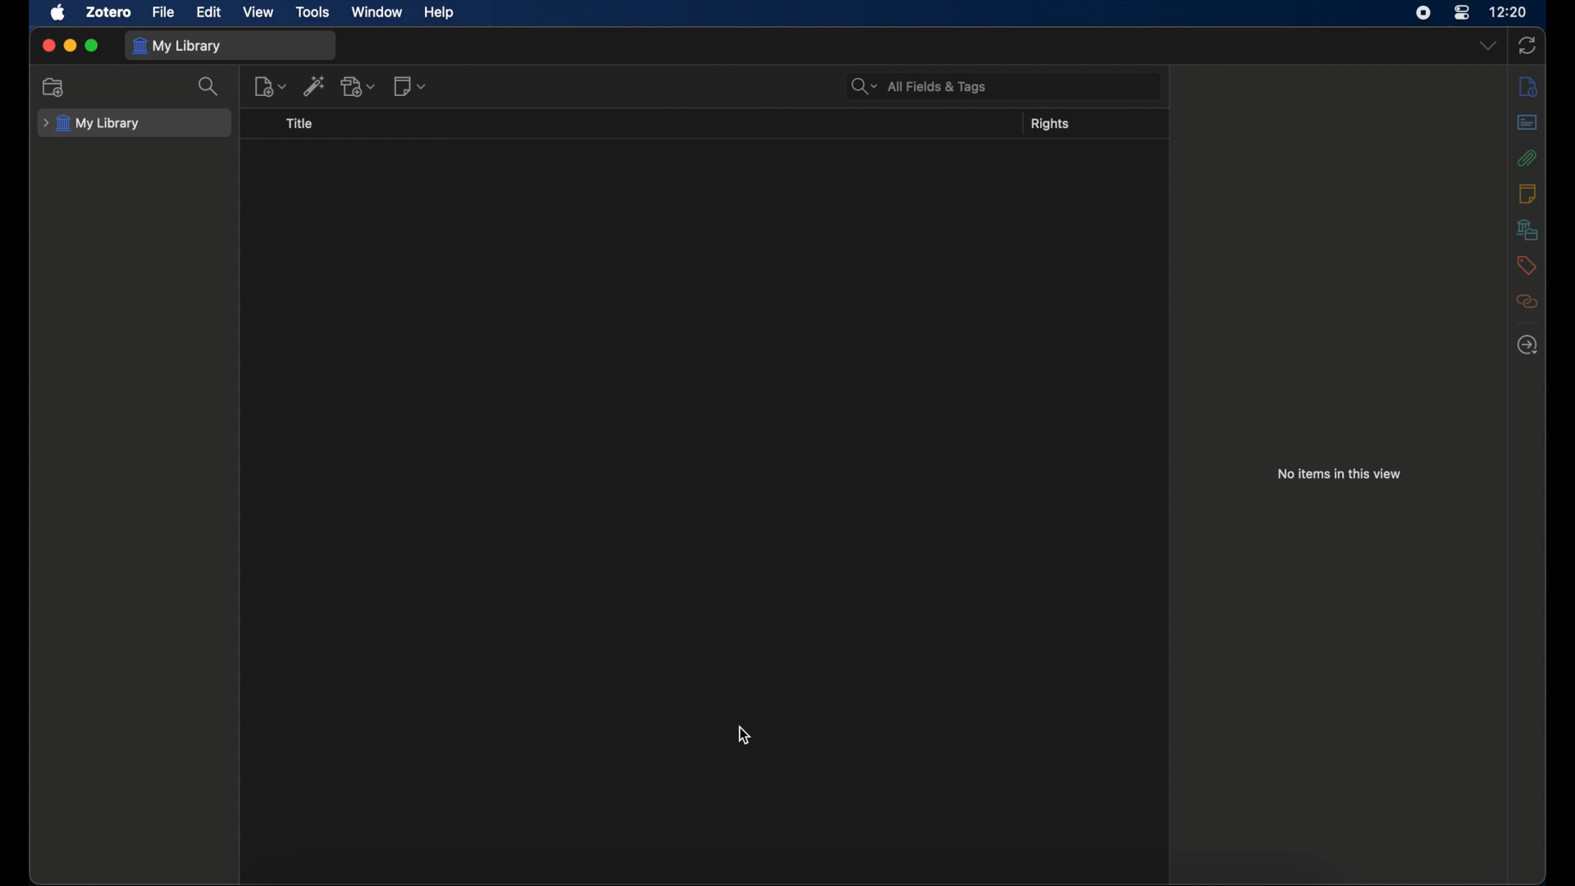  Describe the element at coordinates (71, 45) in the screenshot. I see `minimize` at that location.